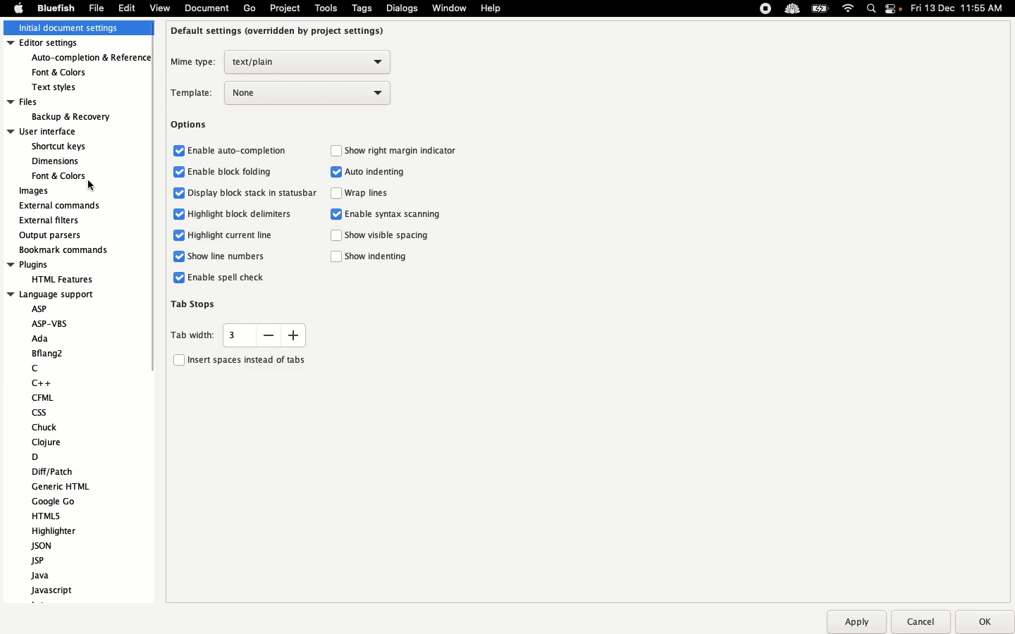  Describe the element at coordinates (63, 87) in the screenshot. I see `text styles` at that location.